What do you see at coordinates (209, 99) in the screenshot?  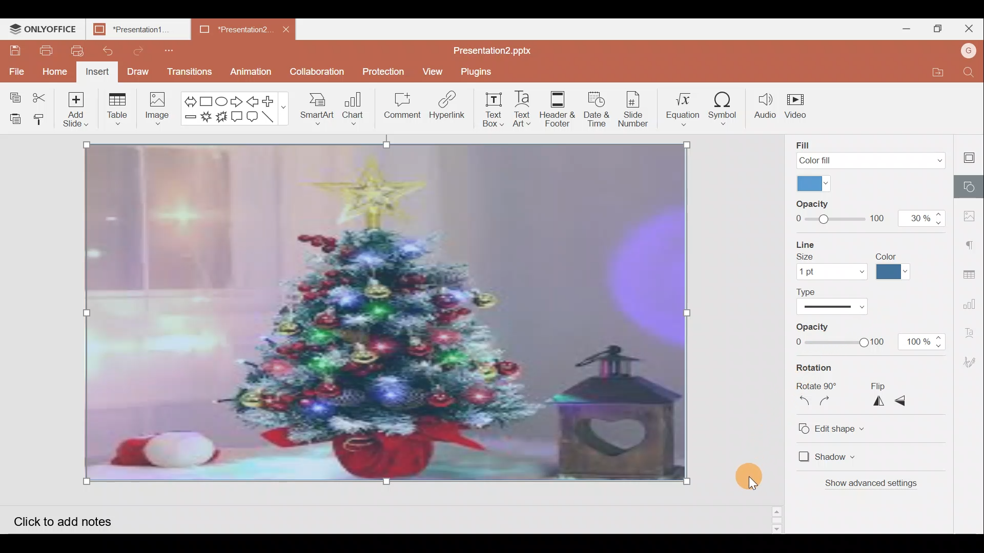 I see `Rectangle` at bounding box center [209, 99].